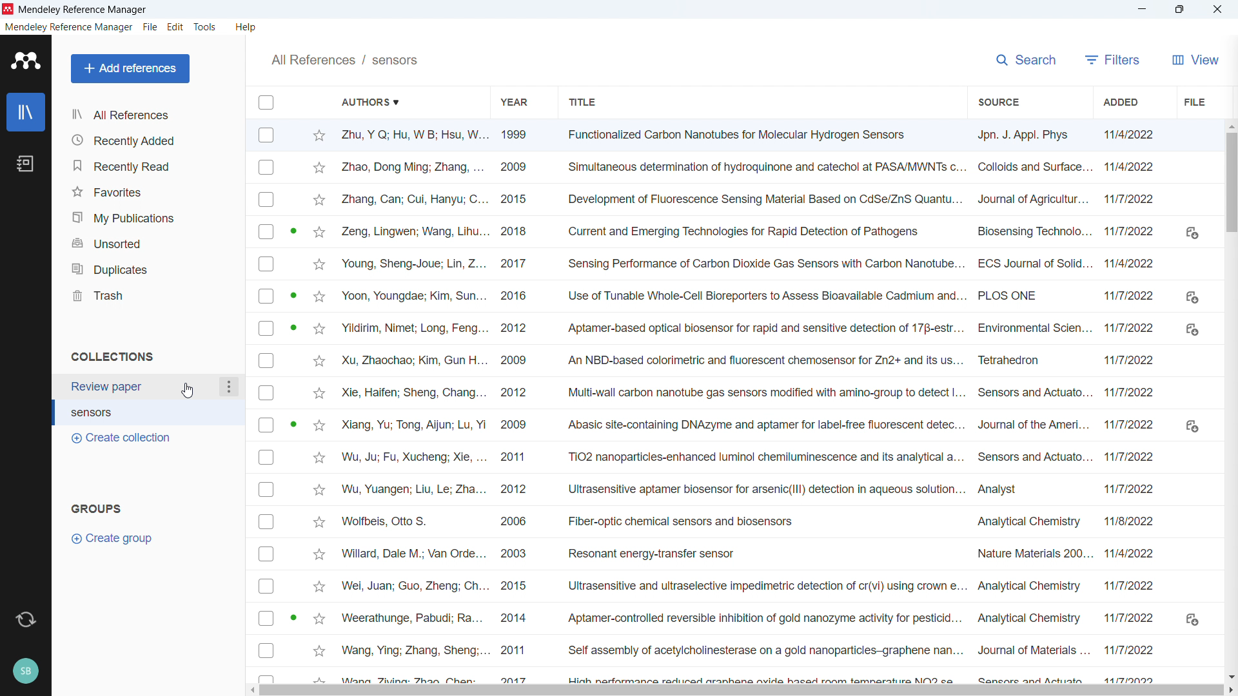 This screenshot has width=1238, height=696. I want to click on Notebook , so click(26, 164).